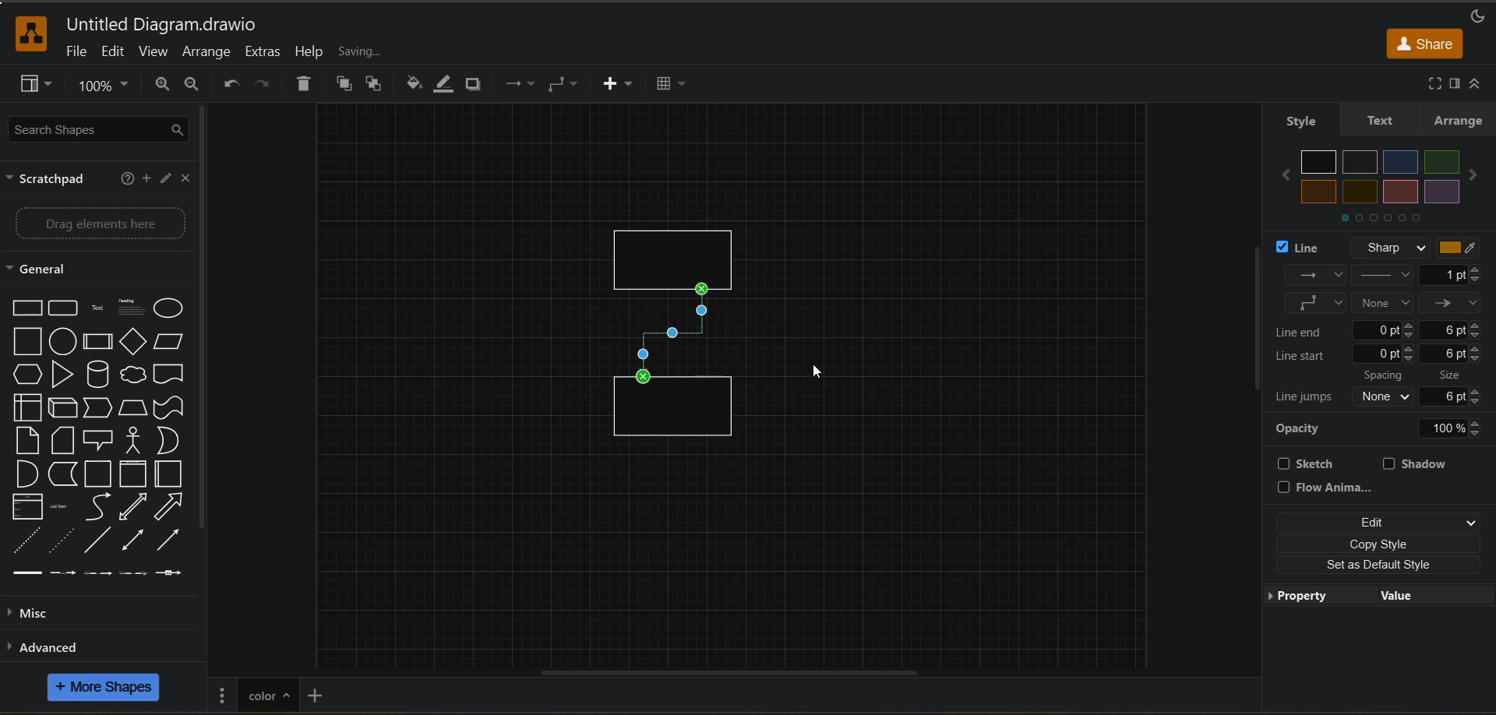 This screenshot has height=715, width=1496. What do you see at coordinates (26, 375) in the screenshot?
I see `Hexagon` at bounding box center [26, 375].